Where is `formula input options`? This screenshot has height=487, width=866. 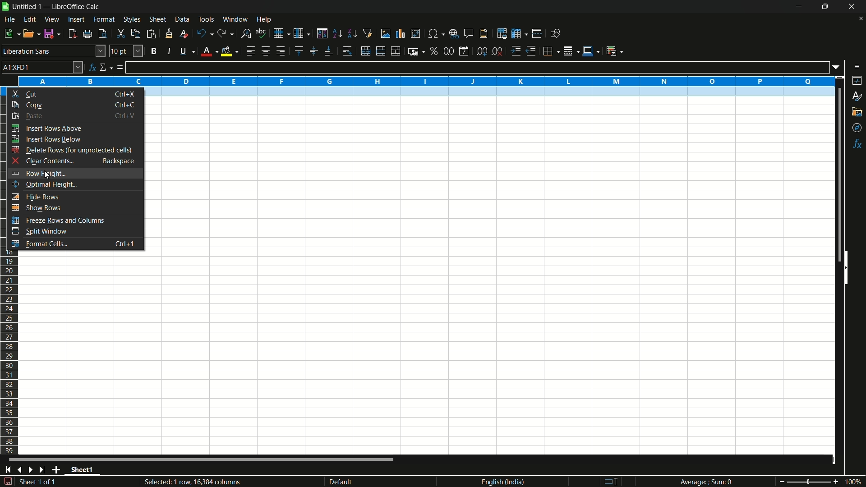 formula input options is located at coordinates (838, 67).